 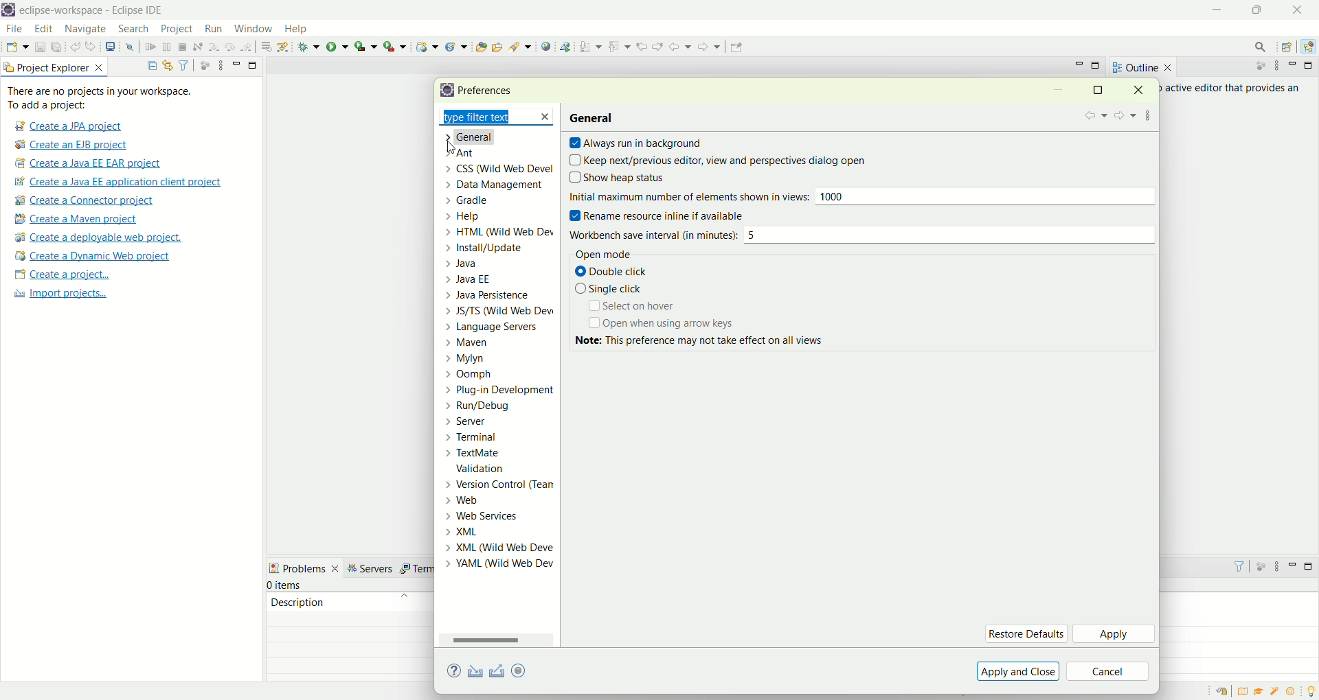 What do you see at coordinates (230, 46) in the screenshot?
I see `step over` at bounding box center [230, 46].